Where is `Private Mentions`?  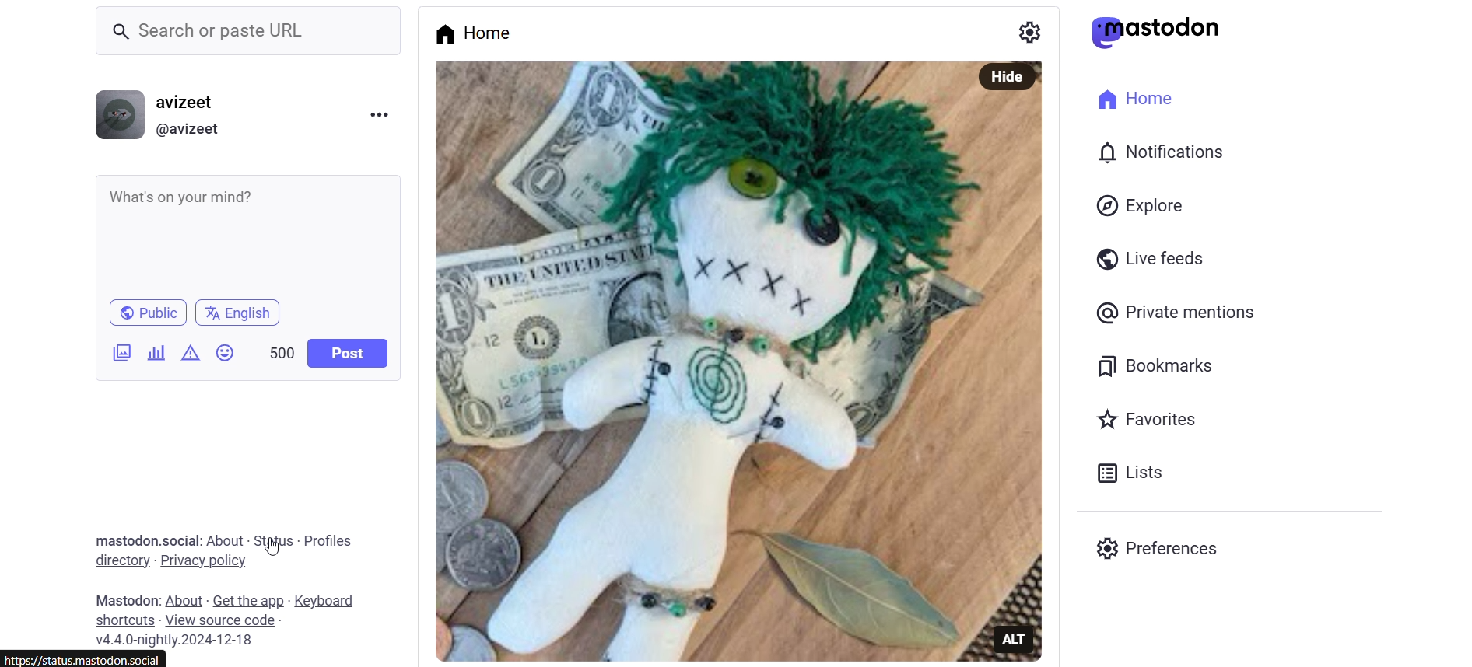 Private Mentions is located at coordinates (1183, 313).